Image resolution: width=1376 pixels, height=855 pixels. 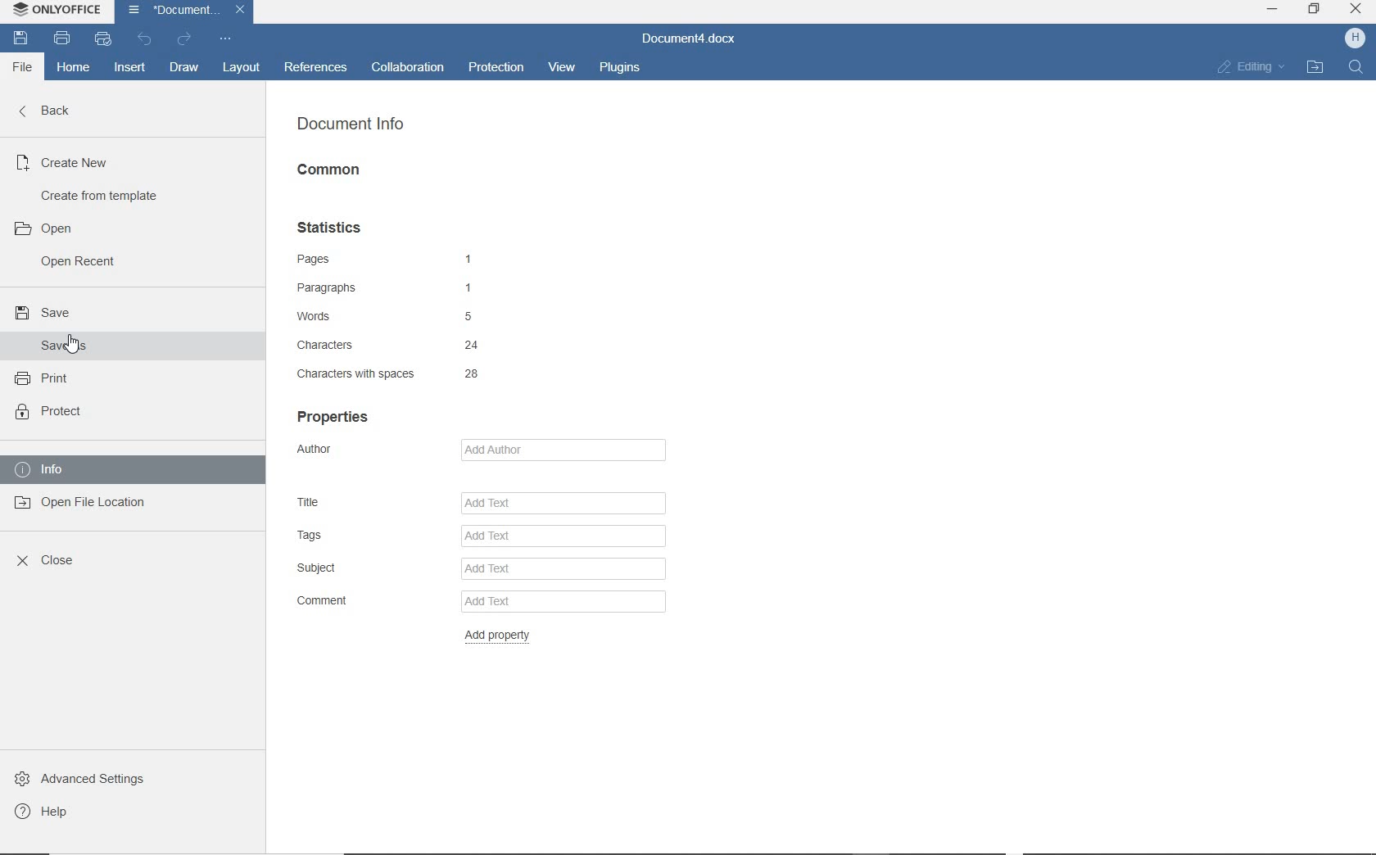 What do you see at coordinates (44, 559) in the screenshot?
I see `close` at bounding box center [44, 559].